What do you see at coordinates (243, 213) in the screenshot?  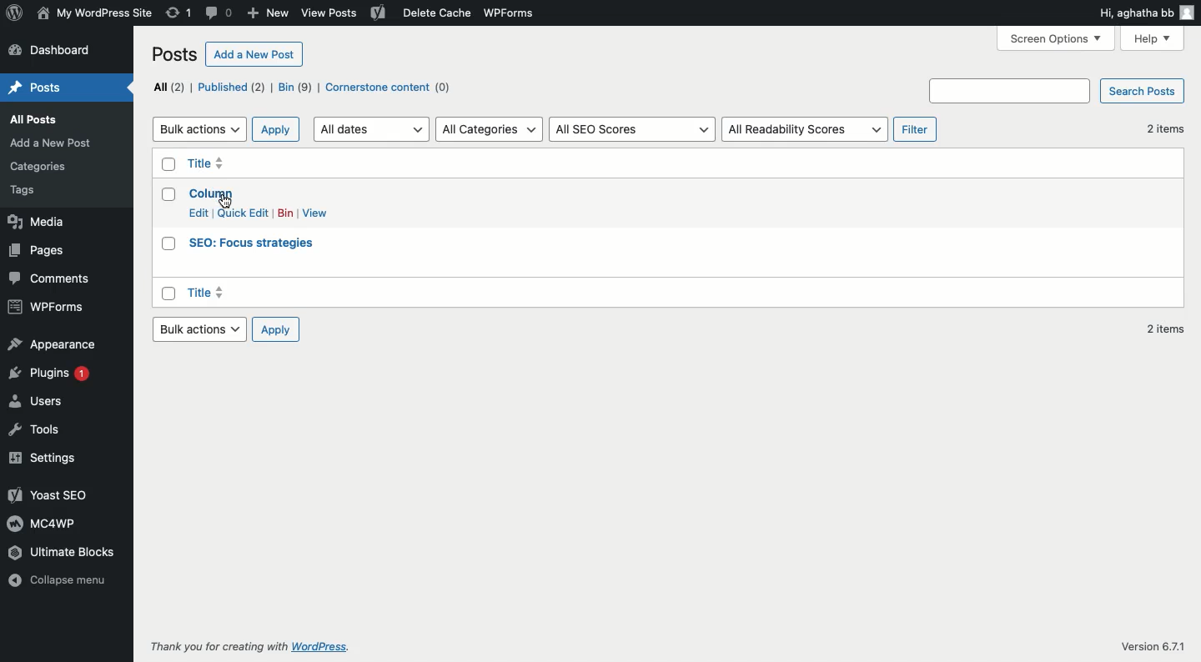 I see `Quick edit` at bounding box center [243, 213].